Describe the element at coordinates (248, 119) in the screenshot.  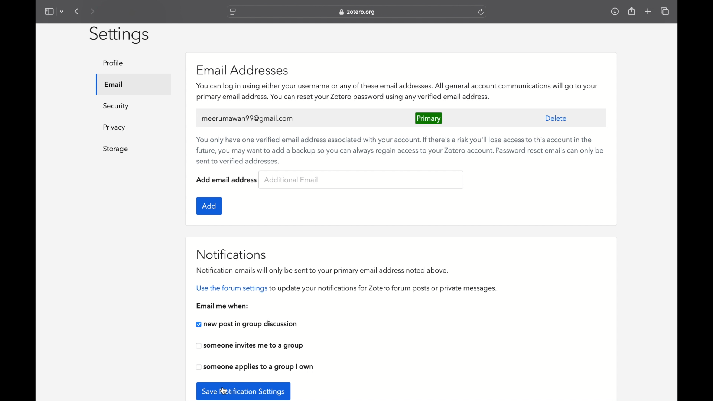
I see `meerumawan99@gmail.com` at that location.